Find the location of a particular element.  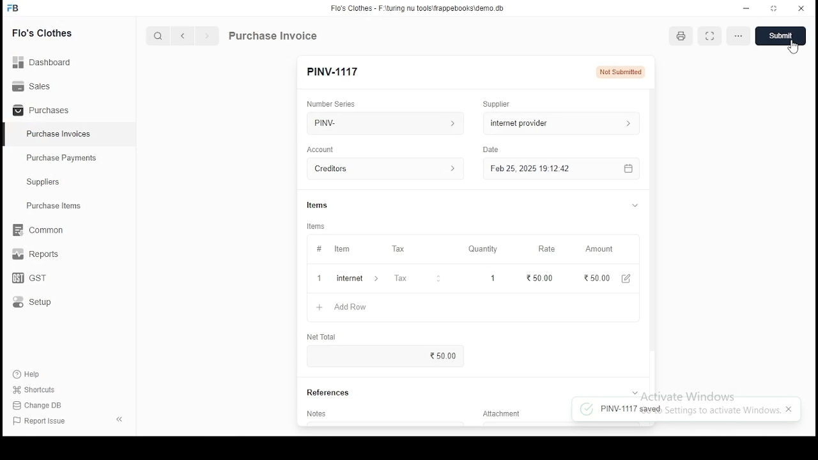

close window is located at coordinates (801, 7).